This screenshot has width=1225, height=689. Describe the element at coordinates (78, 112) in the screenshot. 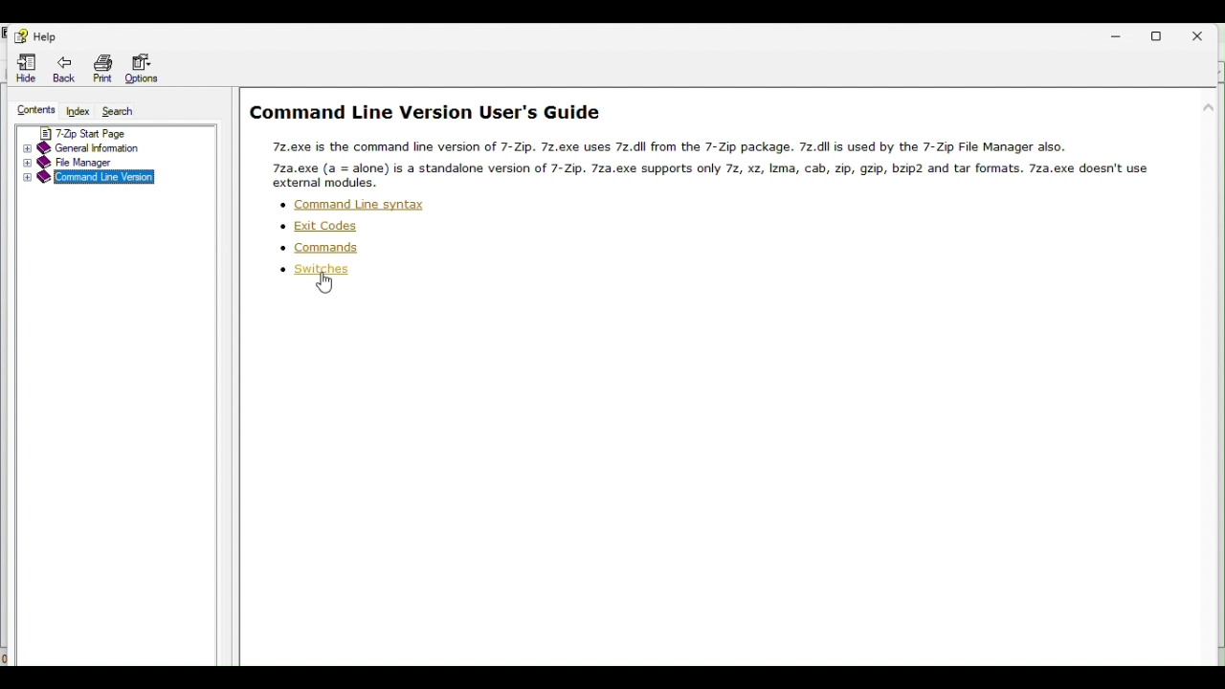

I see `Index` at that location.